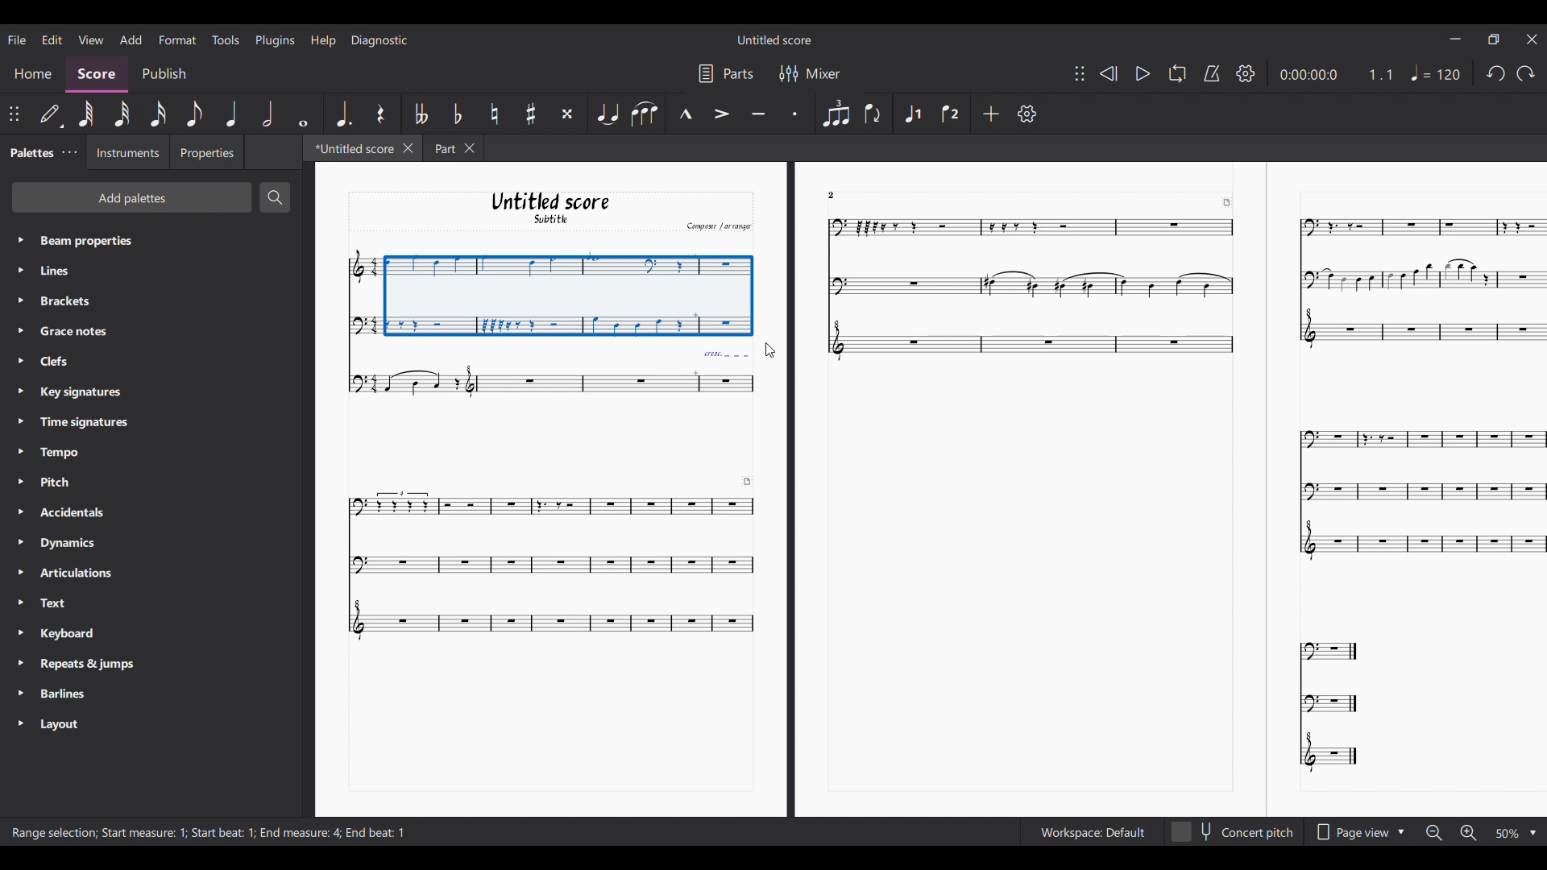 The image size is (1547, 870). What do you see at coordinates (1079, 72) in the screenshot?
I see `Change position` at bounding box center [1079, 72].